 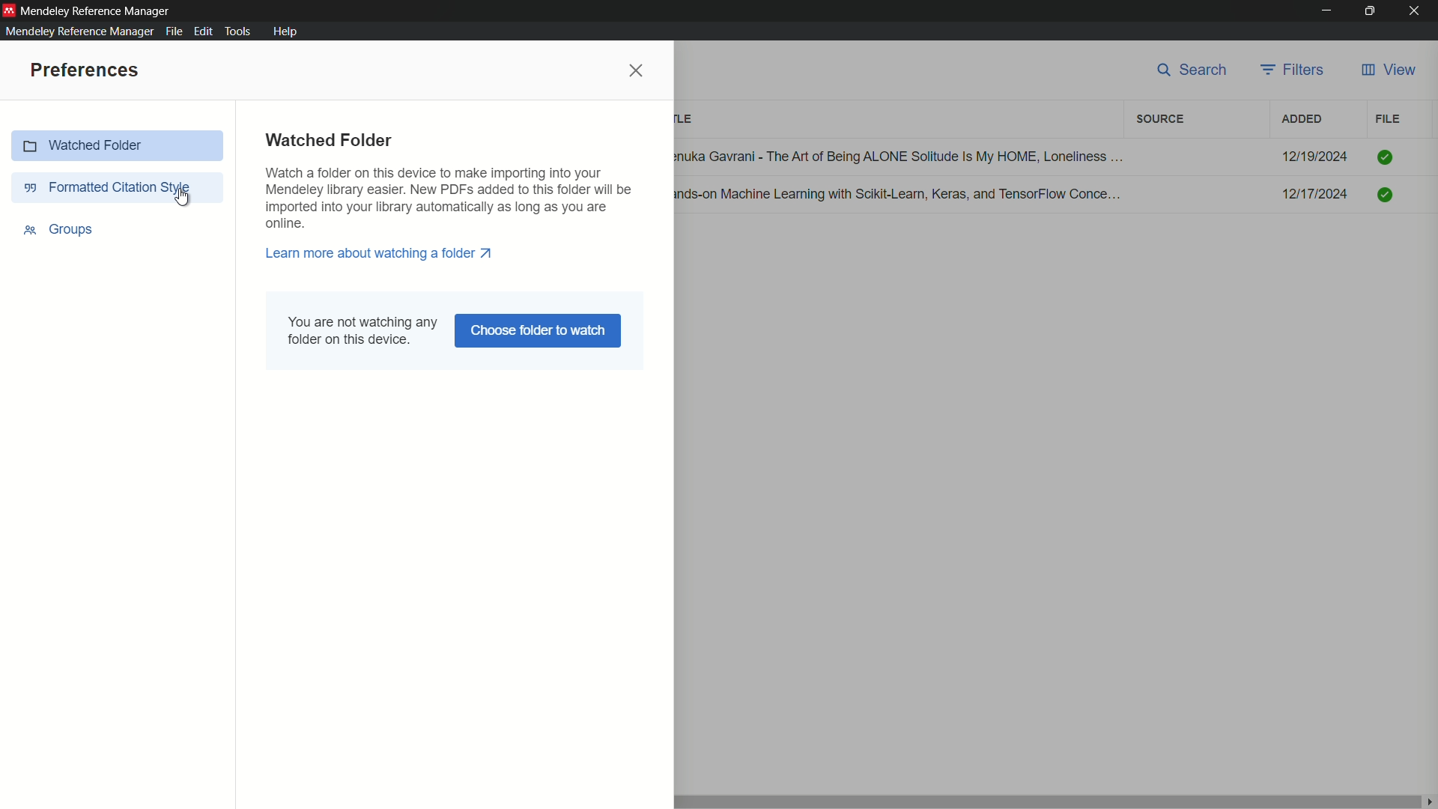 What do you see at coordinates (378, 254) in the screenshot?
I see `Learn more about watching a folder` at bounding box center [378, 254].